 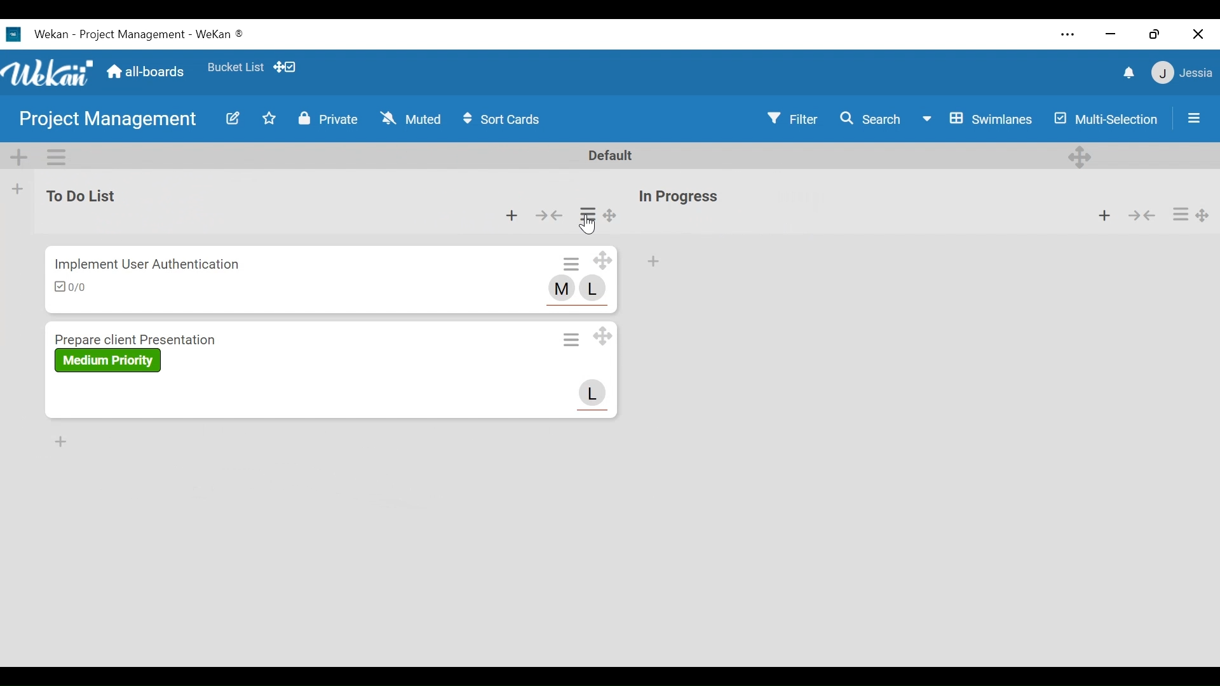 I want to click on Default, so click(x=613, y=157).